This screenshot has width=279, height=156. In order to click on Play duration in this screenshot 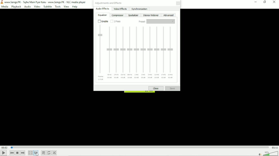, I will do `click(141, 147)`.